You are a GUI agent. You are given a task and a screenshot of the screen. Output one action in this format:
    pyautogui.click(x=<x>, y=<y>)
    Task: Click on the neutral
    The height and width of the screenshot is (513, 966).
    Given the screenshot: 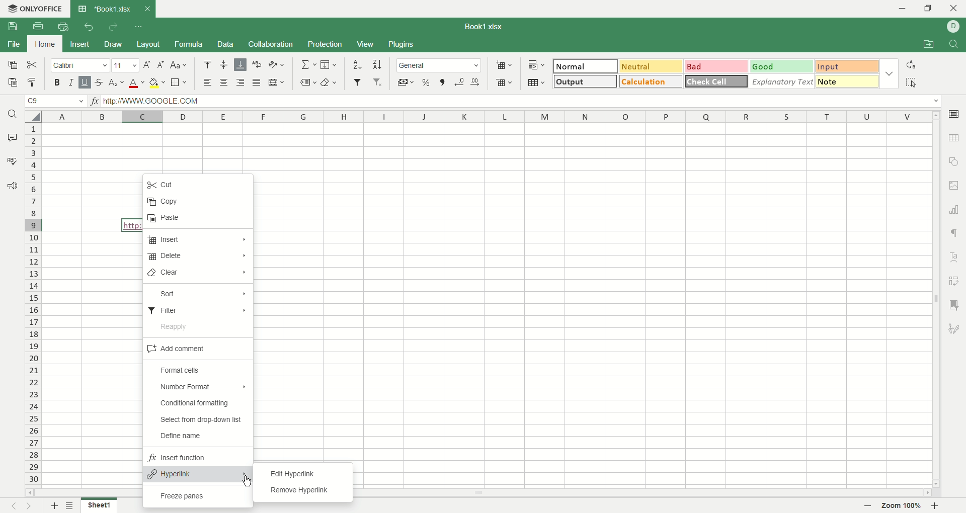 What is the action you would take?
    pyautogui.click(x=650, y=66)
    